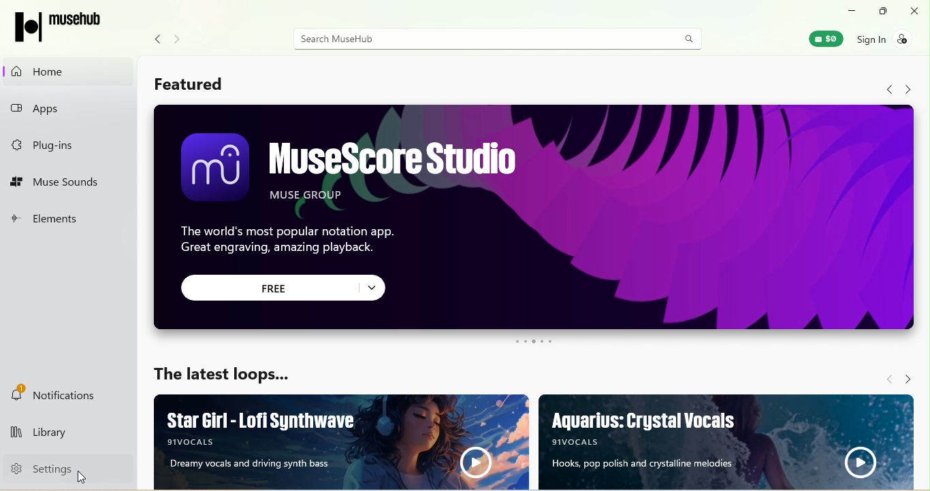 The width and height of the screenshot is (930, 491). What do you see at coordinates (575, 442) in the screenshot?
I see `| 9wocais` at bounding box center [575, 442].